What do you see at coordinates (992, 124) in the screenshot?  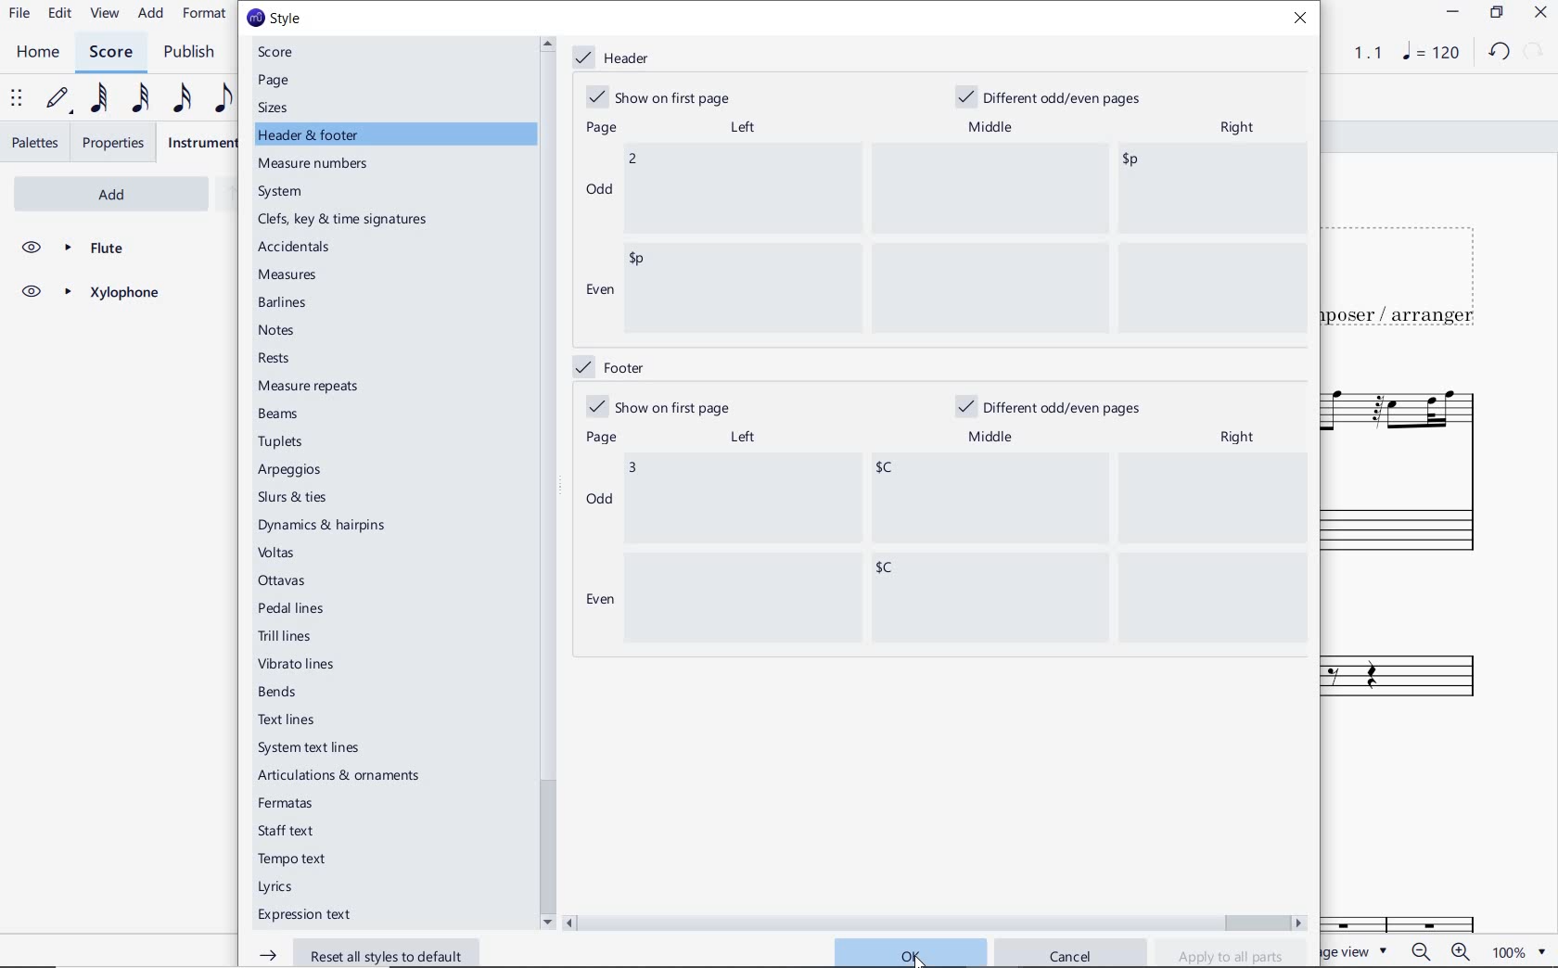 I see `middle` at bounding box center [992, 124].